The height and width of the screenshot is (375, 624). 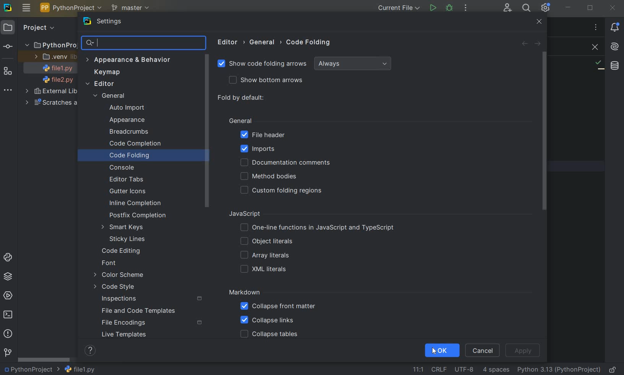 What do you see at coordinates (229, 42) in the screenshot?
I see `EDITOR` at bounding box center [229, 42].